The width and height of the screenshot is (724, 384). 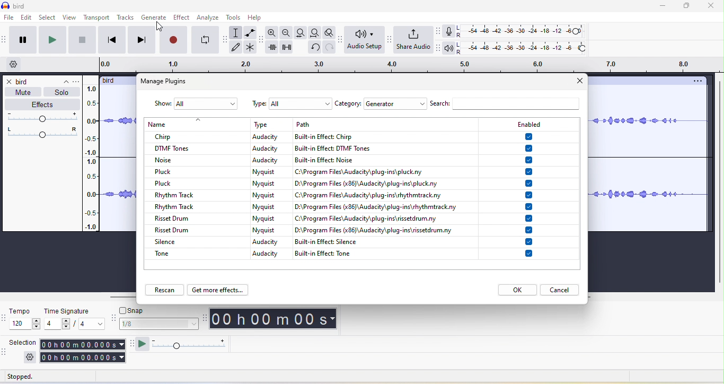 What do you see at coordinates (263, 42) in the screenshot?
I see `audacity edit toolbar` at bounding box center [263, 42].